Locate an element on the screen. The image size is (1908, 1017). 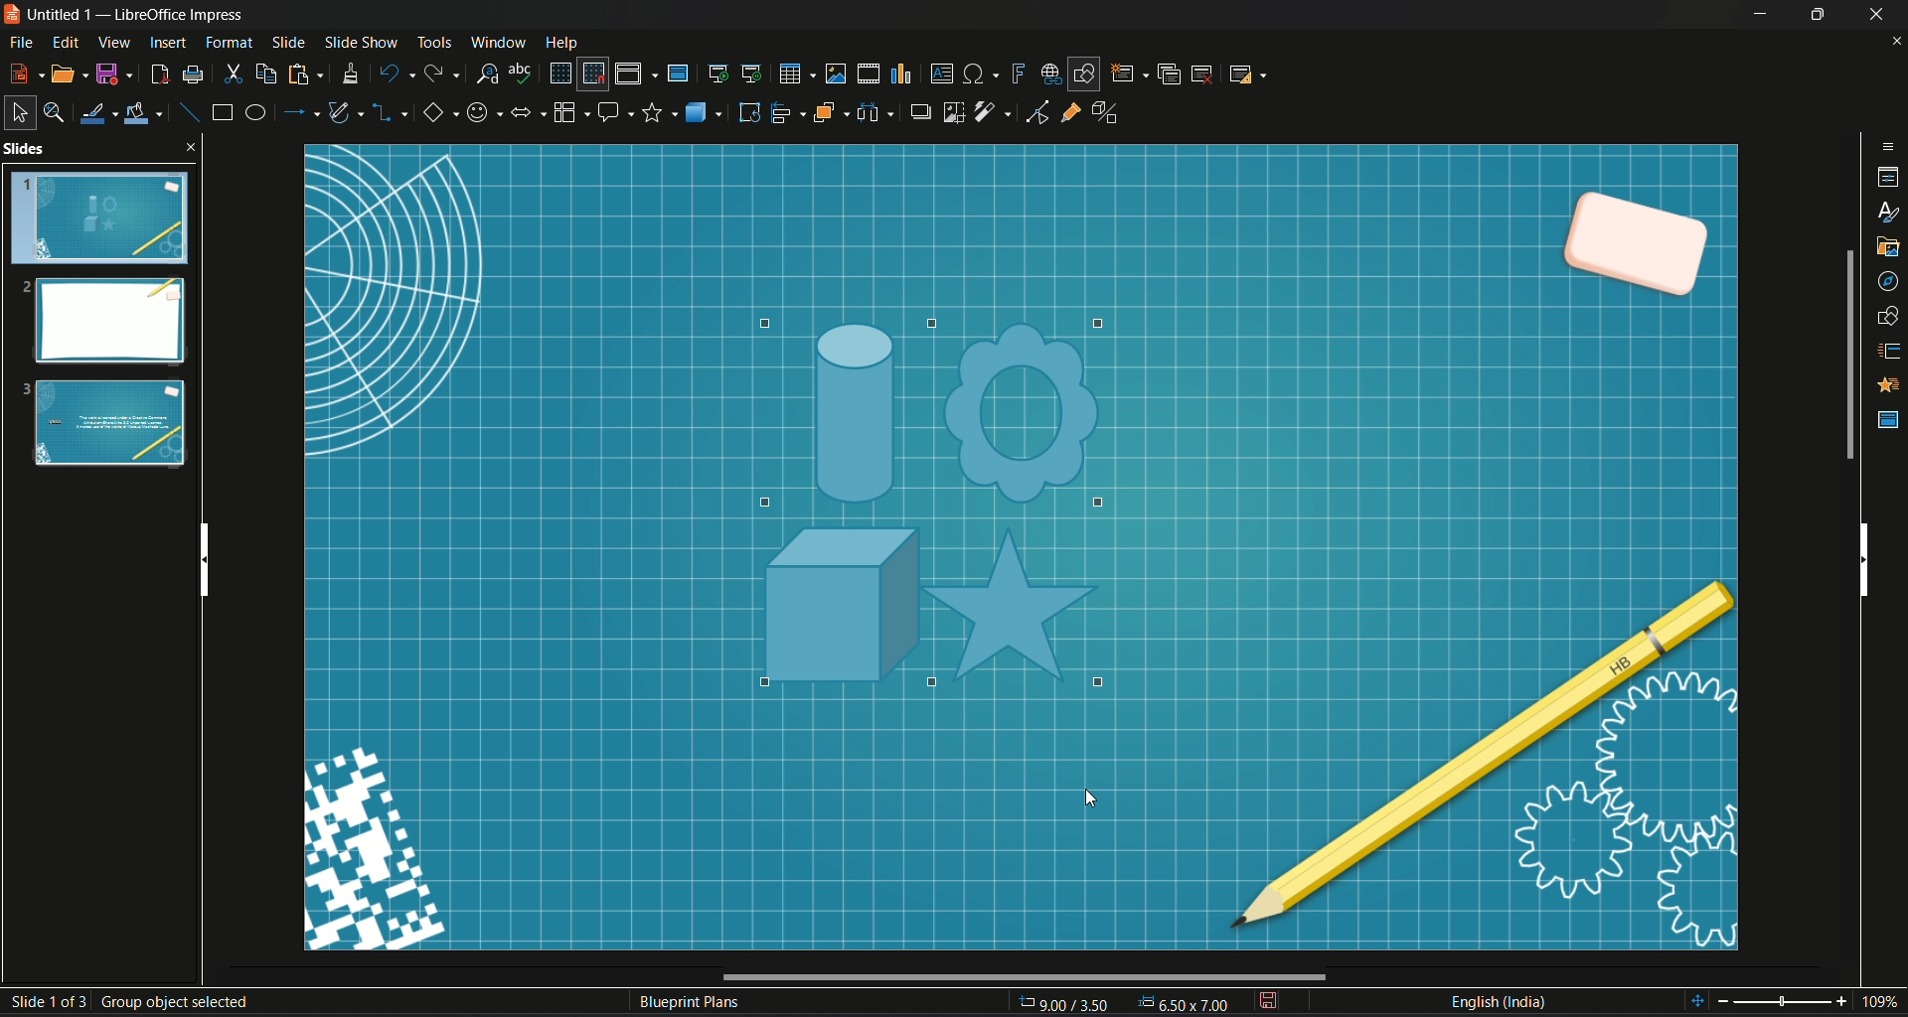
insert image is located at coordinates (836, 73).